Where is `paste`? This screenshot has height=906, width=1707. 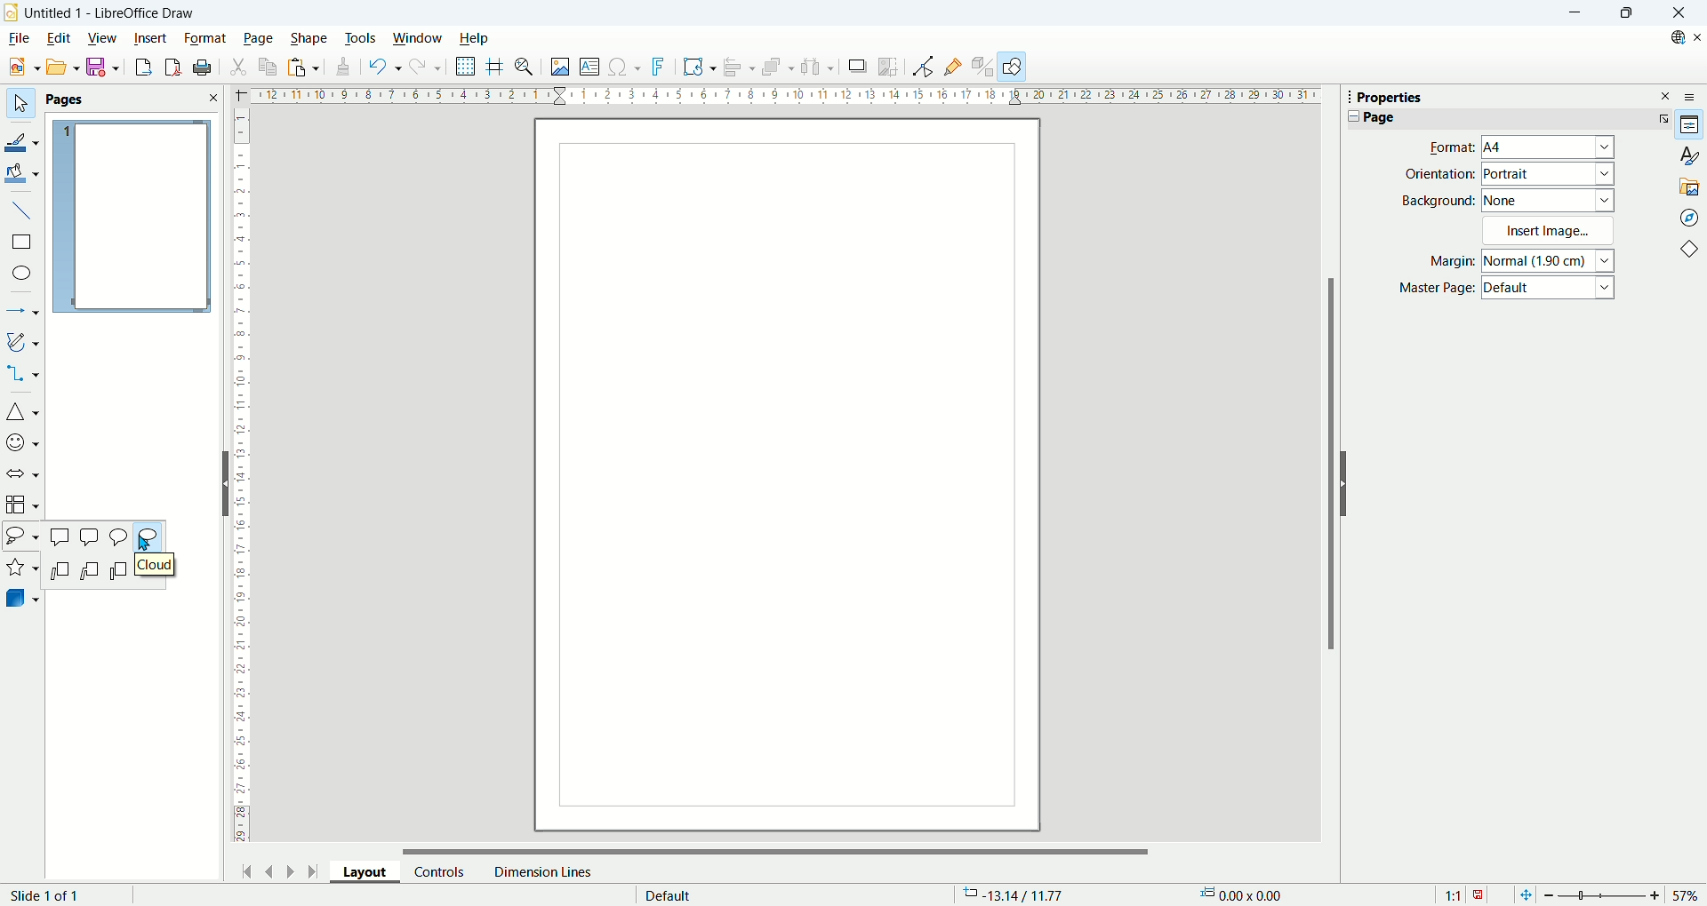 paste is located at coordinates (302, 67).